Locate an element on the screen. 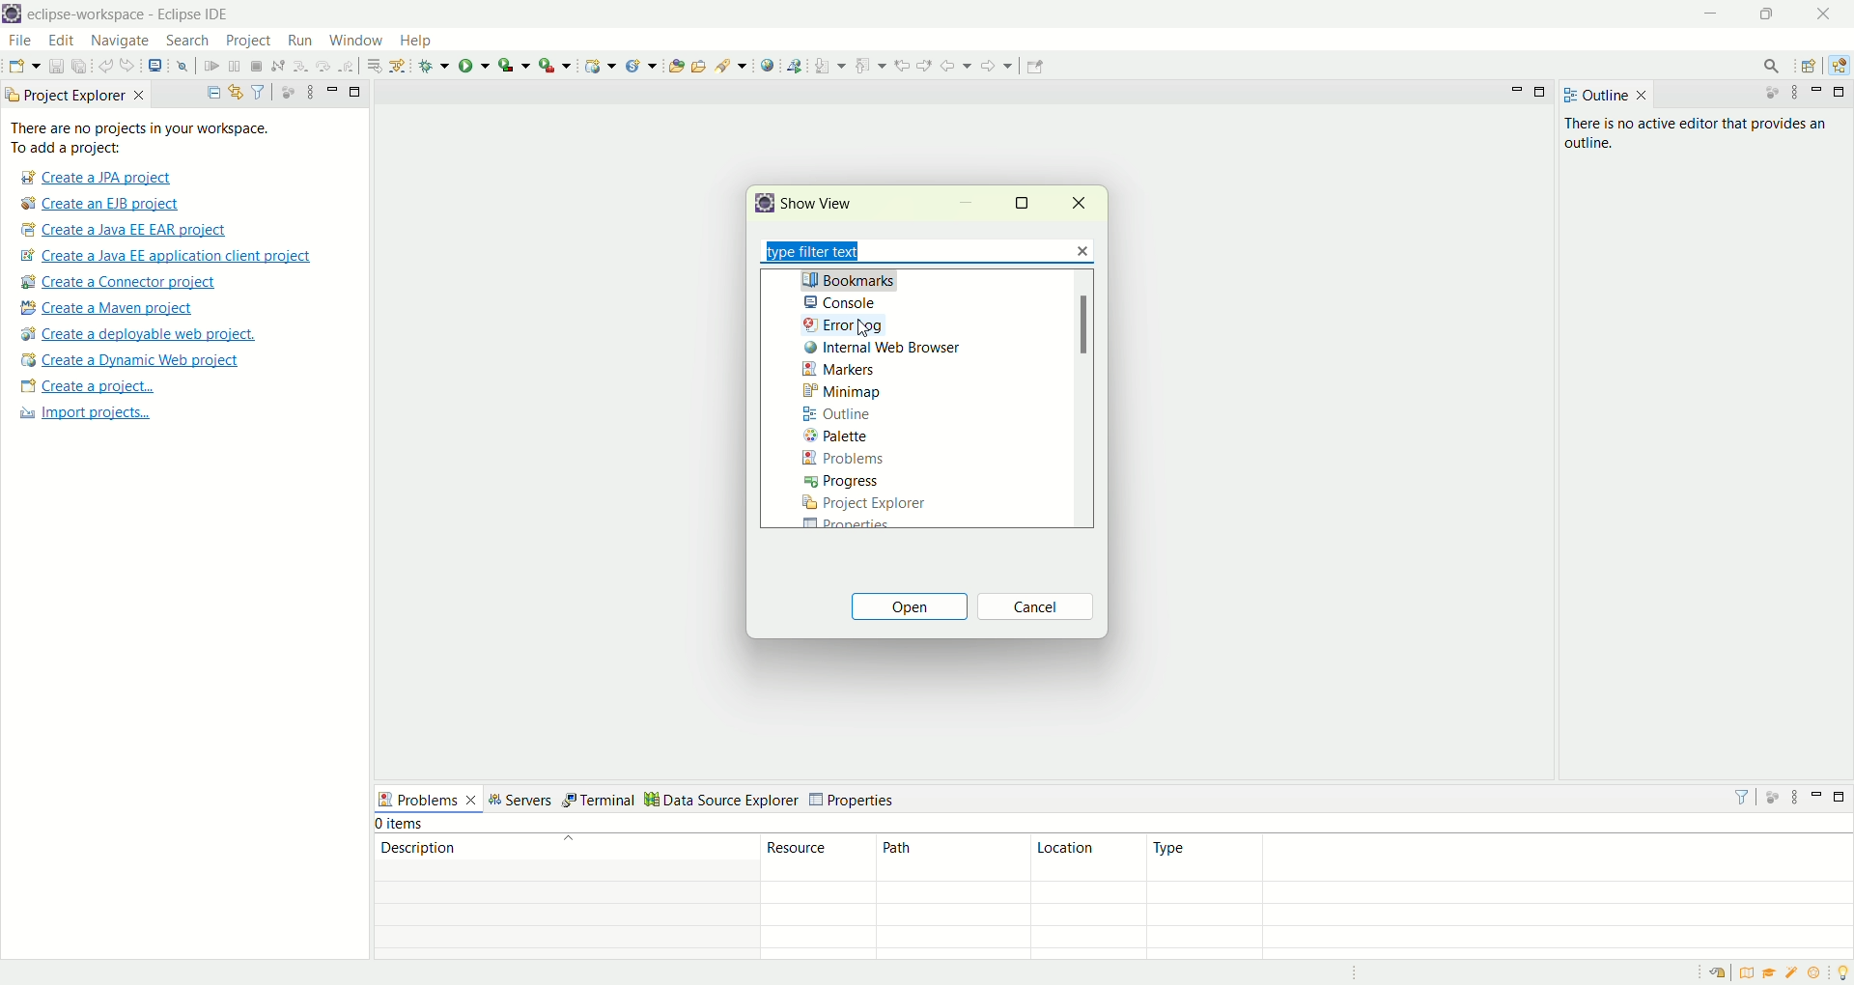  open perspective is located at coordinates (1807, 64).